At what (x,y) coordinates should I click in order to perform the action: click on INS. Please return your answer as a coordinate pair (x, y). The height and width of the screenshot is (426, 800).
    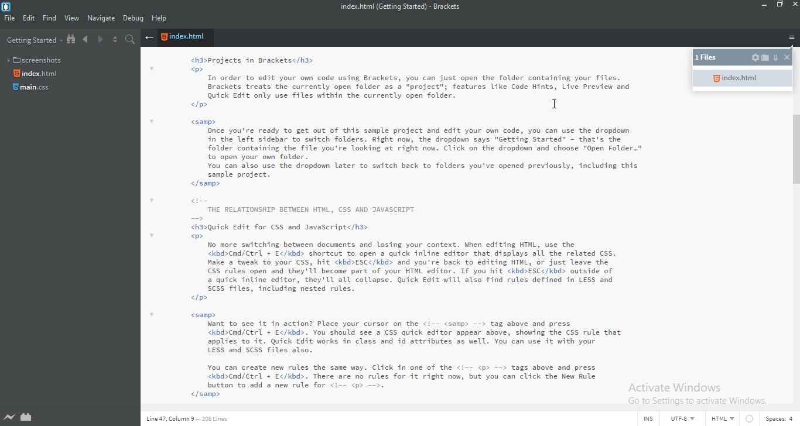
    Looking at the image, I should click on (647, 420).